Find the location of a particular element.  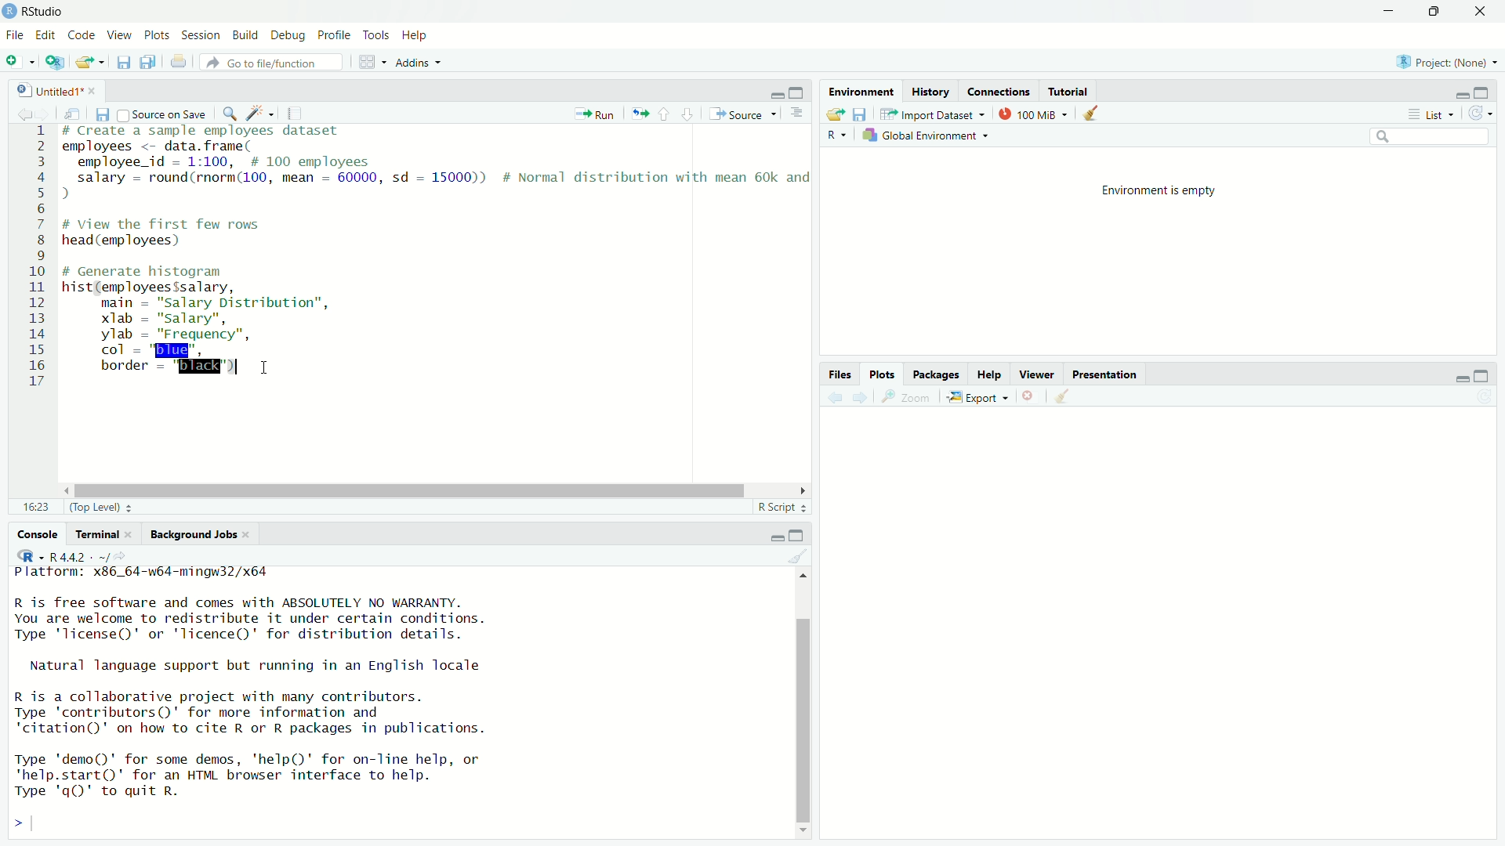

list is located at coordinates (1434, 114).